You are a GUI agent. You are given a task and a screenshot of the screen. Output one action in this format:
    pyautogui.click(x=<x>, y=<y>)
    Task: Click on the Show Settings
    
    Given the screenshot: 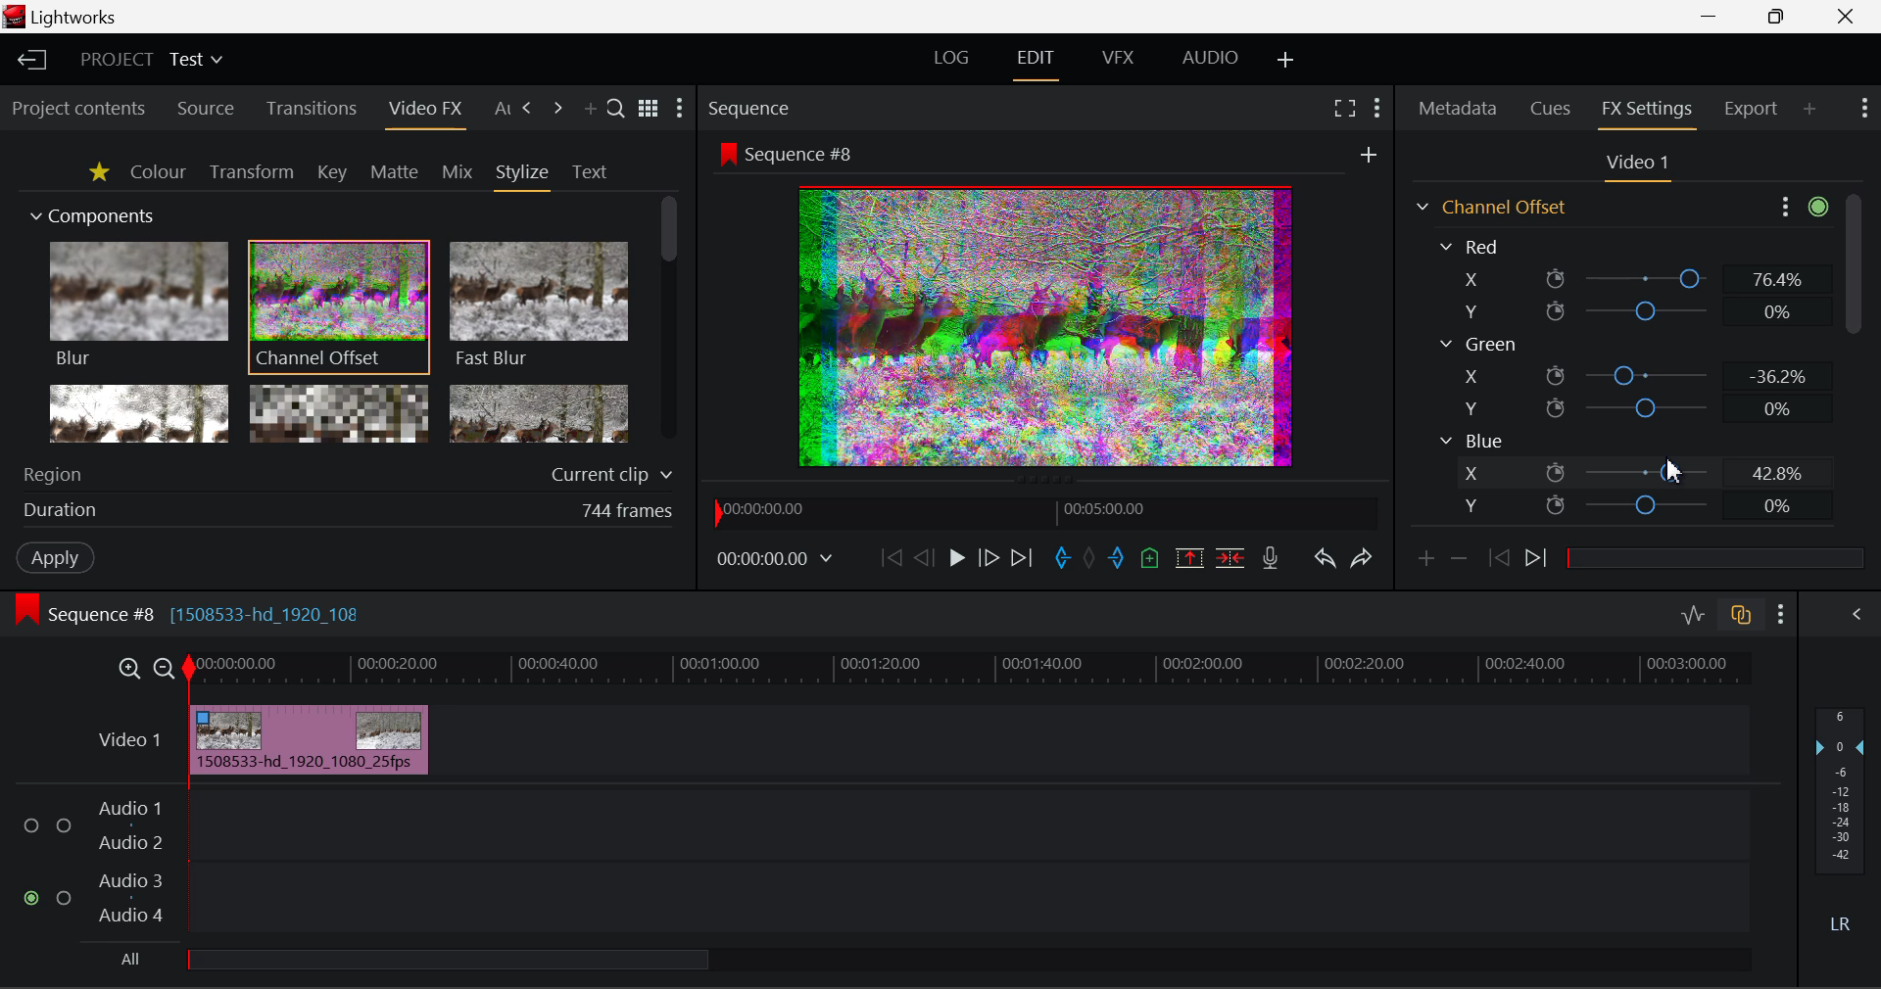 What is the action you would take?
    pyautogui.click(x=1863, y=108)
    